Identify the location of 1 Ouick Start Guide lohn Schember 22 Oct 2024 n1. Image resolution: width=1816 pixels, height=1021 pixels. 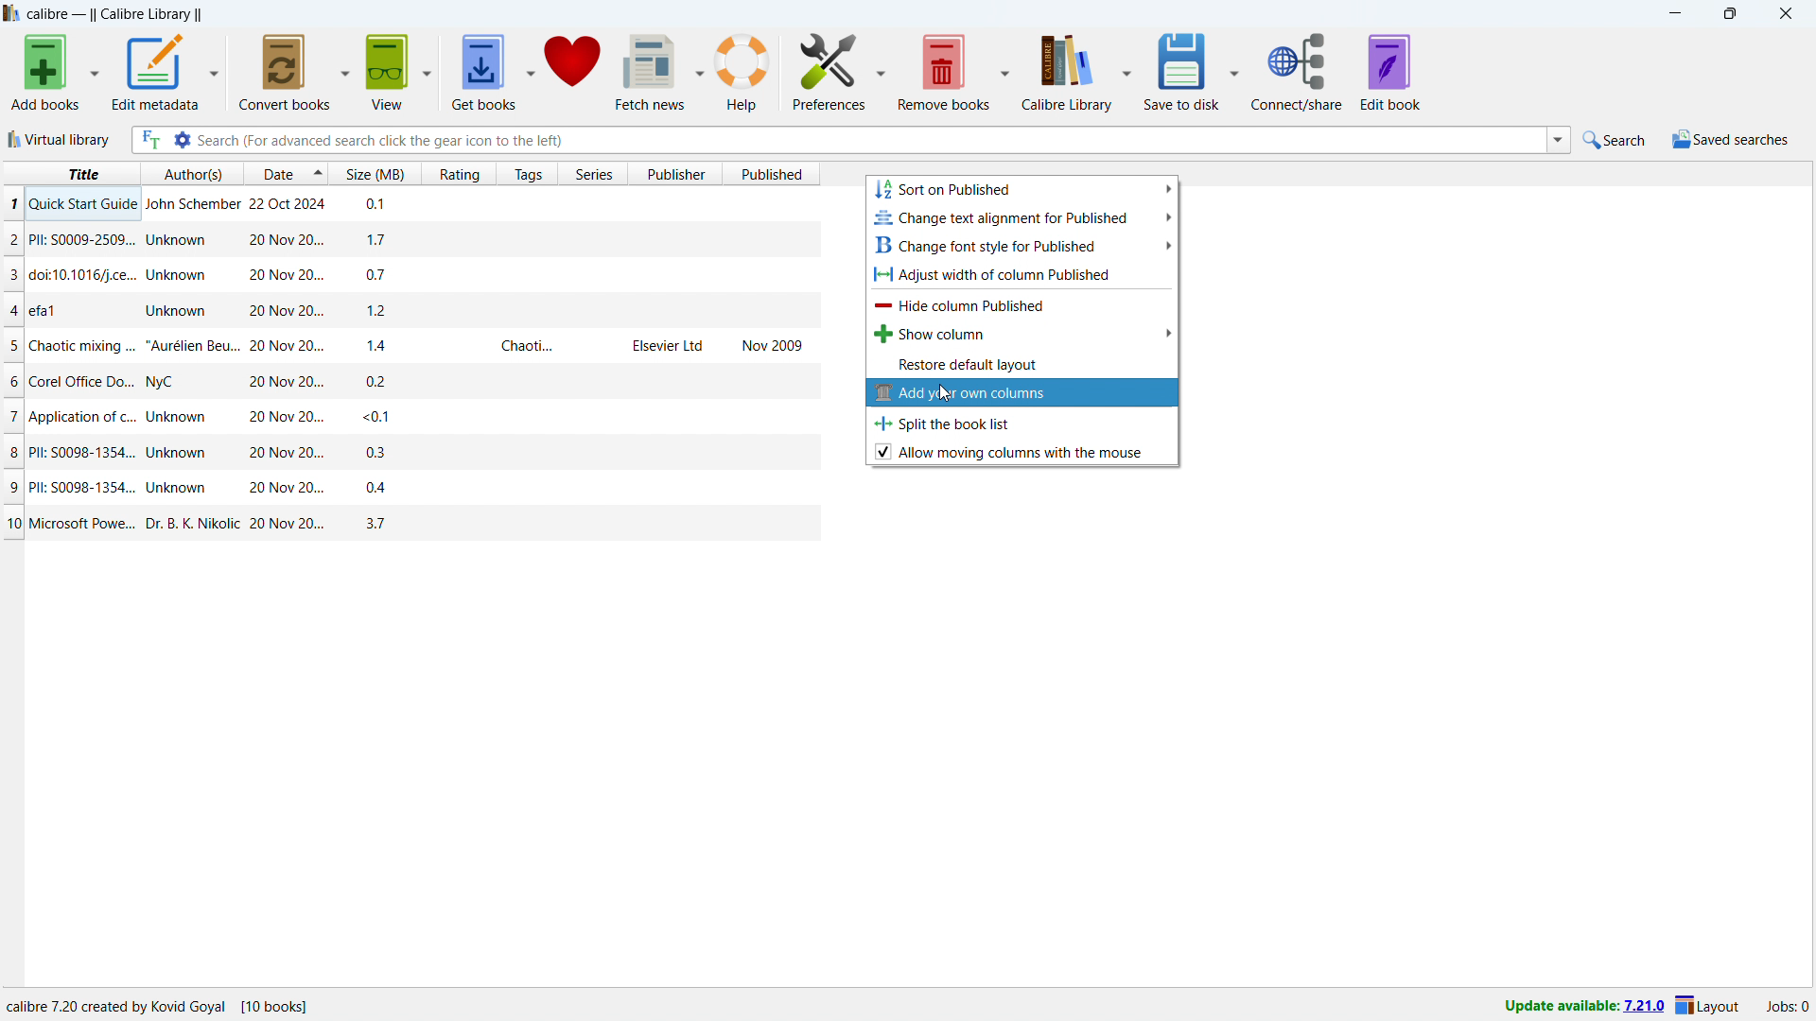
(416, 201).